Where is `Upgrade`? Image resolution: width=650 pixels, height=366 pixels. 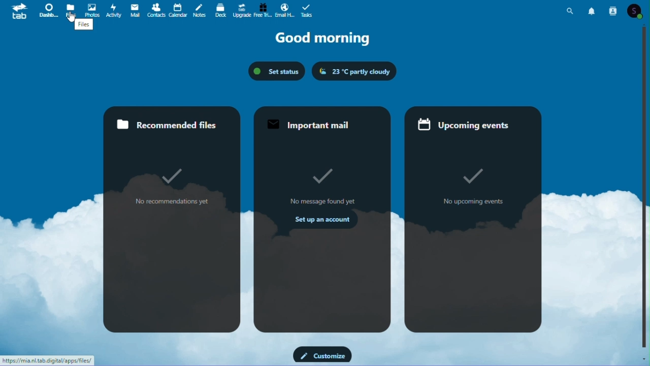
Upgrade is located at coordinates (241, 11).